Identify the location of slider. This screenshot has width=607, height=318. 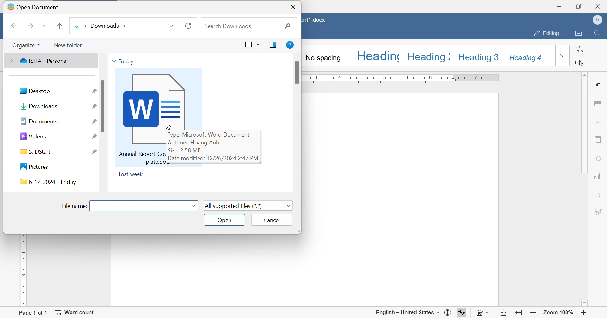
(296, 73).